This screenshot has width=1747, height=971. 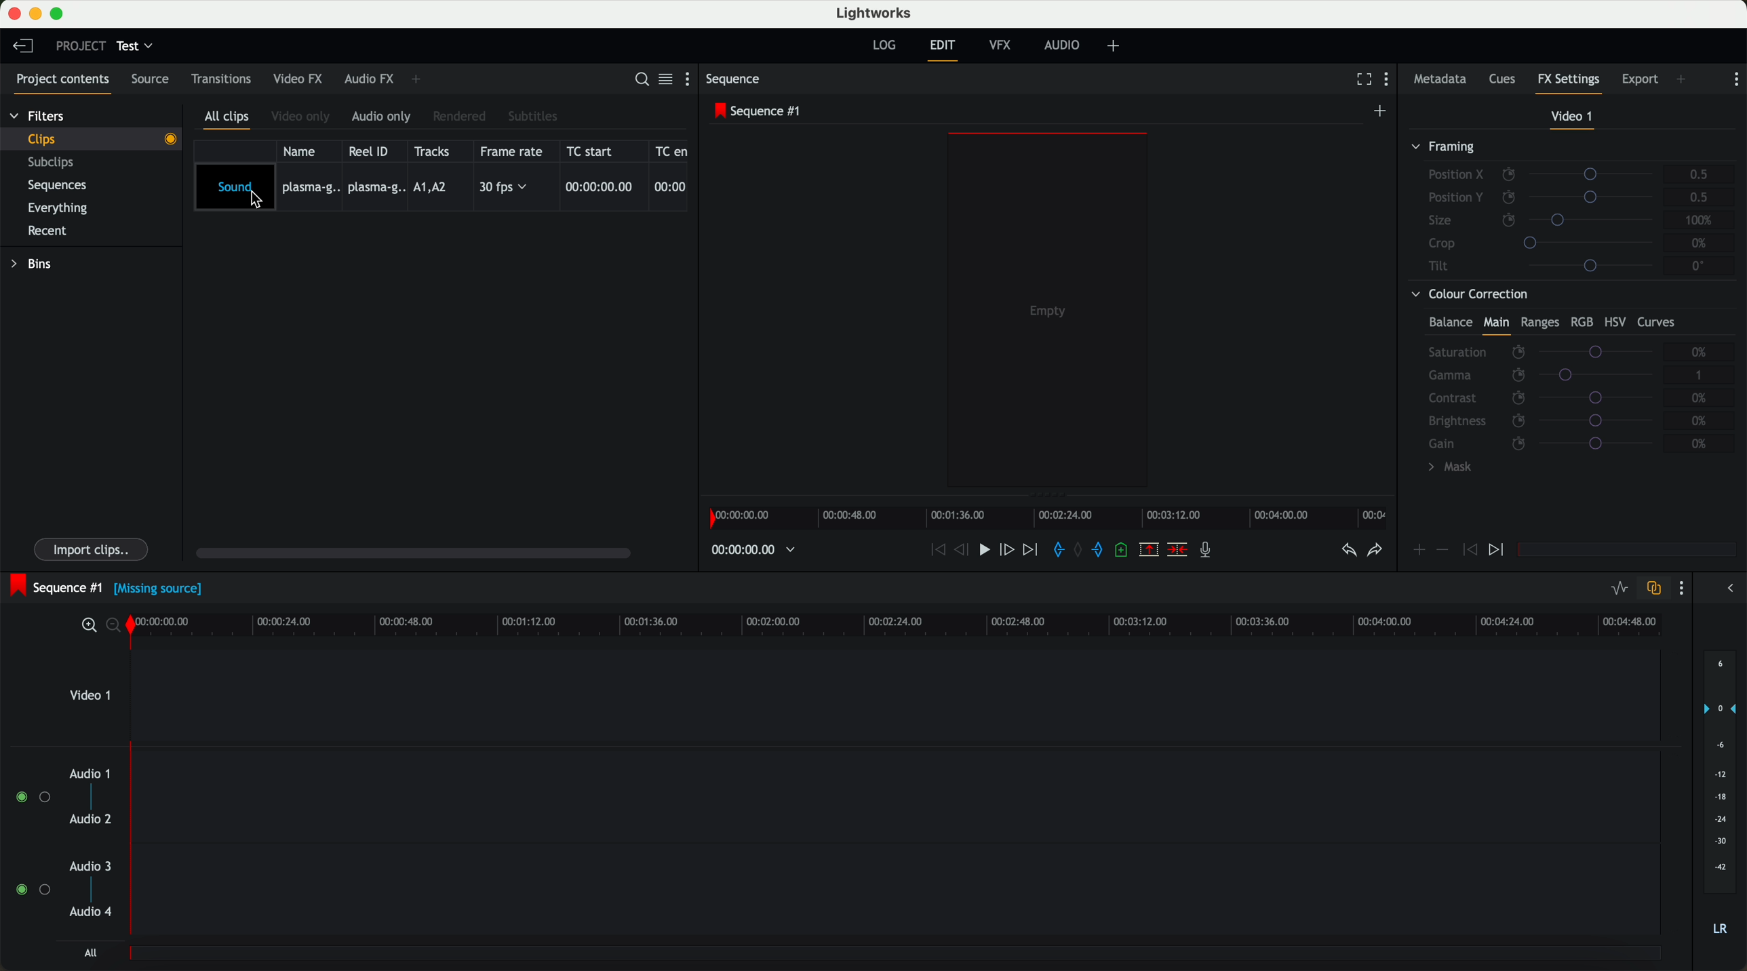 I want to click on scroll bar, so click(x=420, y=555).